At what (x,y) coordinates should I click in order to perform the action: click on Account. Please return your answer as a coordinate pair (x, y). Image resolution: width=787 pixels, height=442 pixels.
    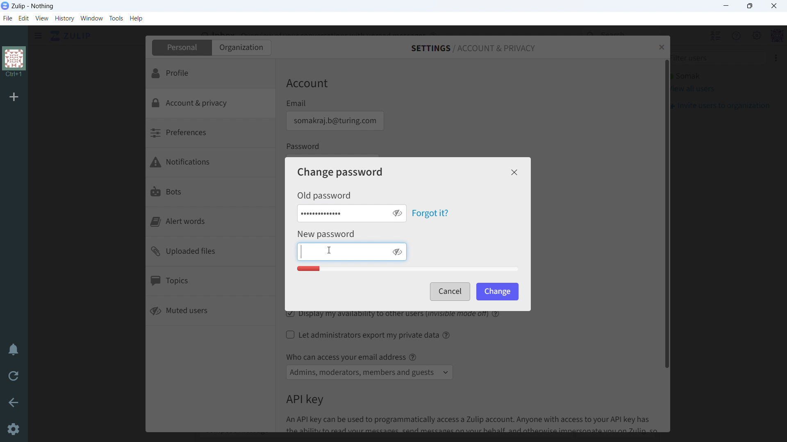
    Looking at the image, I should click on (307, 84).